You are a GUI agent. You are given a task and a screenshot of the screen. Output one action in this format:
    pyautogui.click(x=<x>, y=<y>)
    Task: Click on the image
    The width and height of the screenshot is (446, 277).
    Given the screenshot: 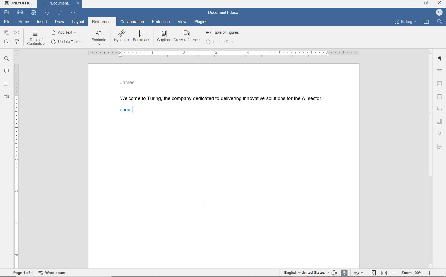 What is the action you would take?
    pyautogui.click(x=440, y=83)
    